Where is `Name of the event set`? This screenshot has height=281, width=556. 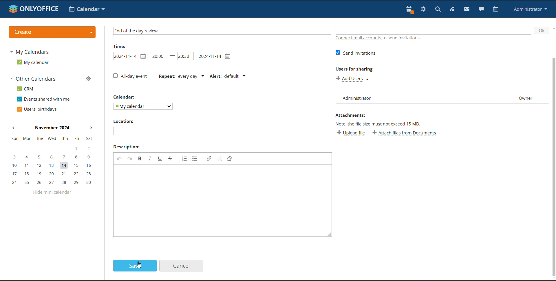
Name of the event set is located at coordinates (140, 31).